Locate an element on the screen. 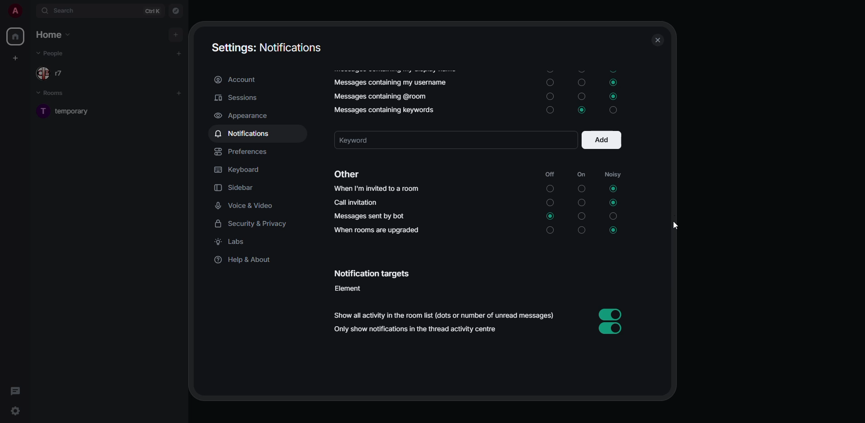  selected is located at coordinates (580, 110).